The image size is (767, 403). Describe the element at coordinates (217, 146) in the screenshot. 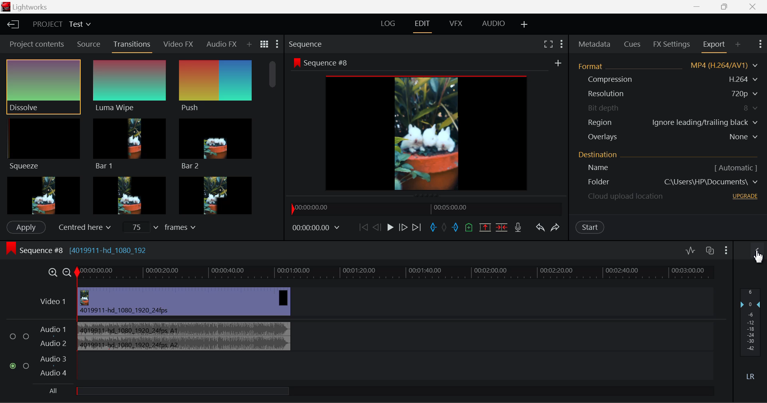

I see `Bar 2` at that location.